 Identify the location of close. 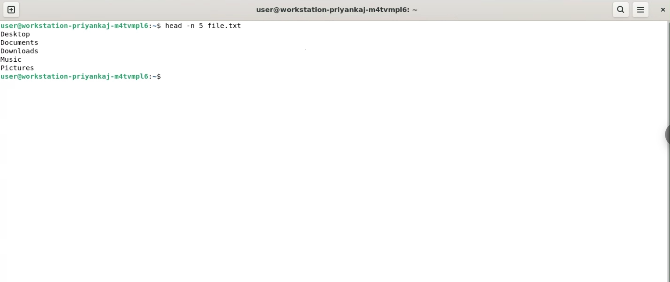
(662, 9).